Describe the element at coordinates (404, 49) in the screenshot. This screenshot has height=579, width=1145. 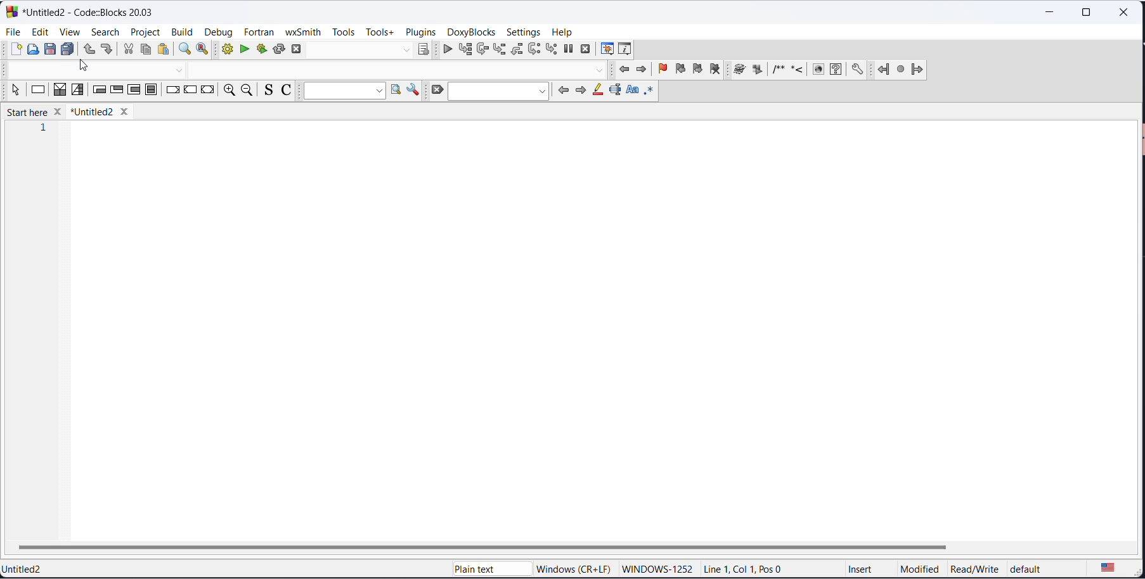
I see `dropdown button` at that location.